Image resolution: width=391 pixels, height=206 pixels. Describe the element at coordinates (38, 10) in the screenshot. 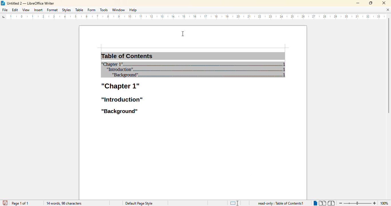

I see `insert` at that location.